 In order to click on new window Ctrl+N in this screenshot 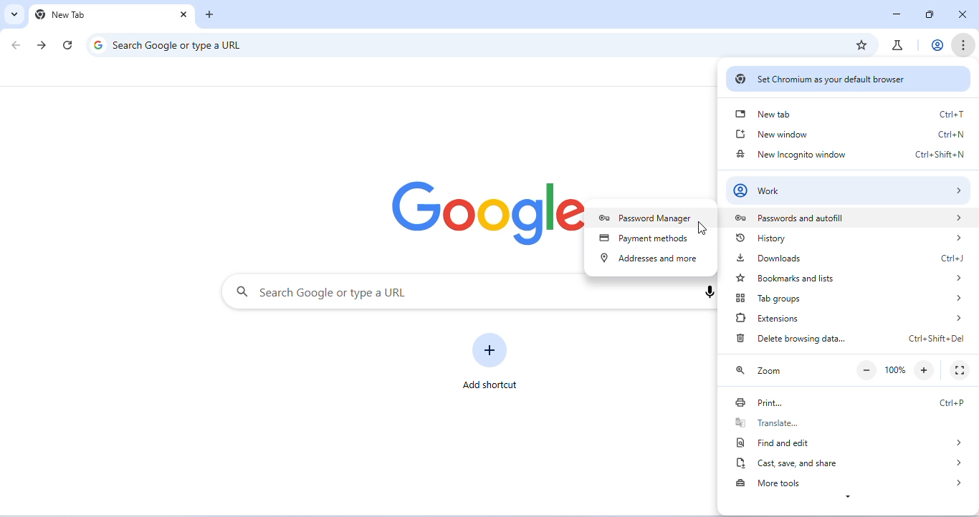, I will do `click(852, 132)`.